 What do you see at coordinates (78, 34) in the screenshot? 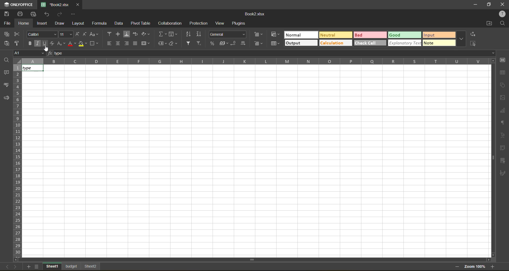
I see `increment size` at bounding box center [78, 34].